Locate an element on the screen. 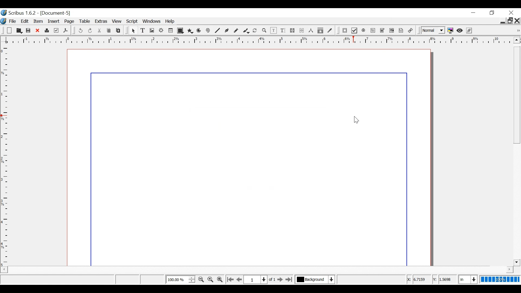  Cut is located at coordinates (100, 31).